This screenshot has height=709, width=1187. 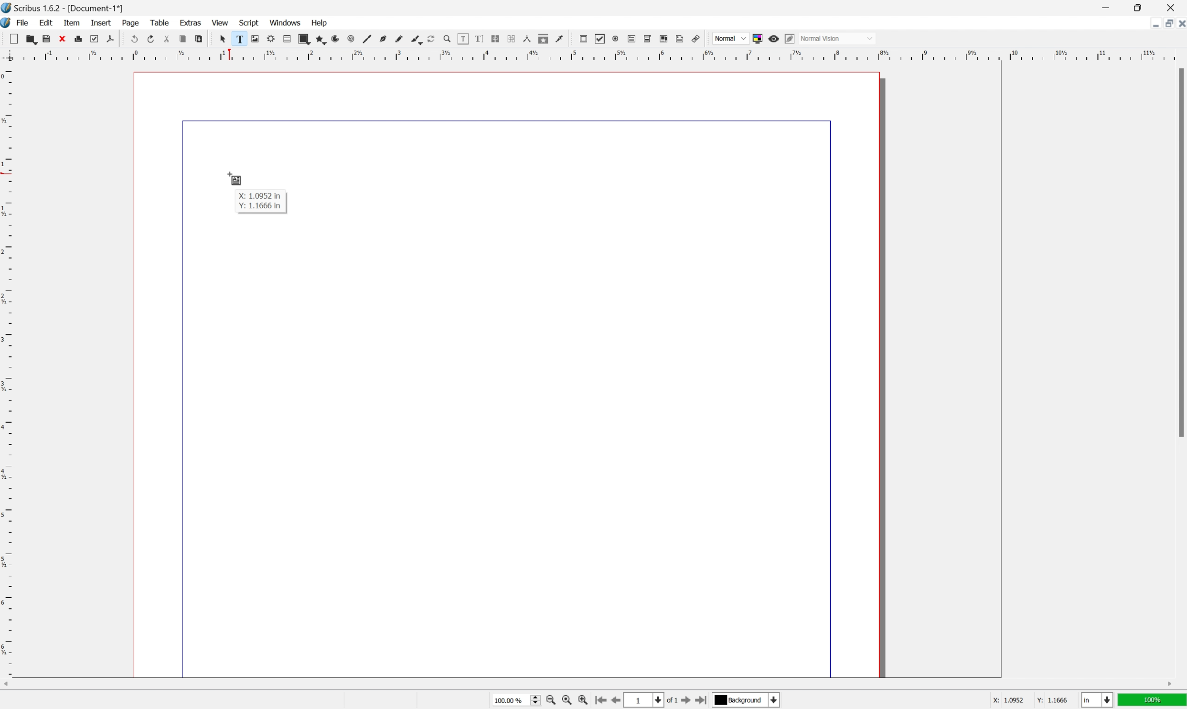 What do you see at coordinates (631, 39) in the screenshot?
I see `pdf text field` at bounding box center [631, 39].